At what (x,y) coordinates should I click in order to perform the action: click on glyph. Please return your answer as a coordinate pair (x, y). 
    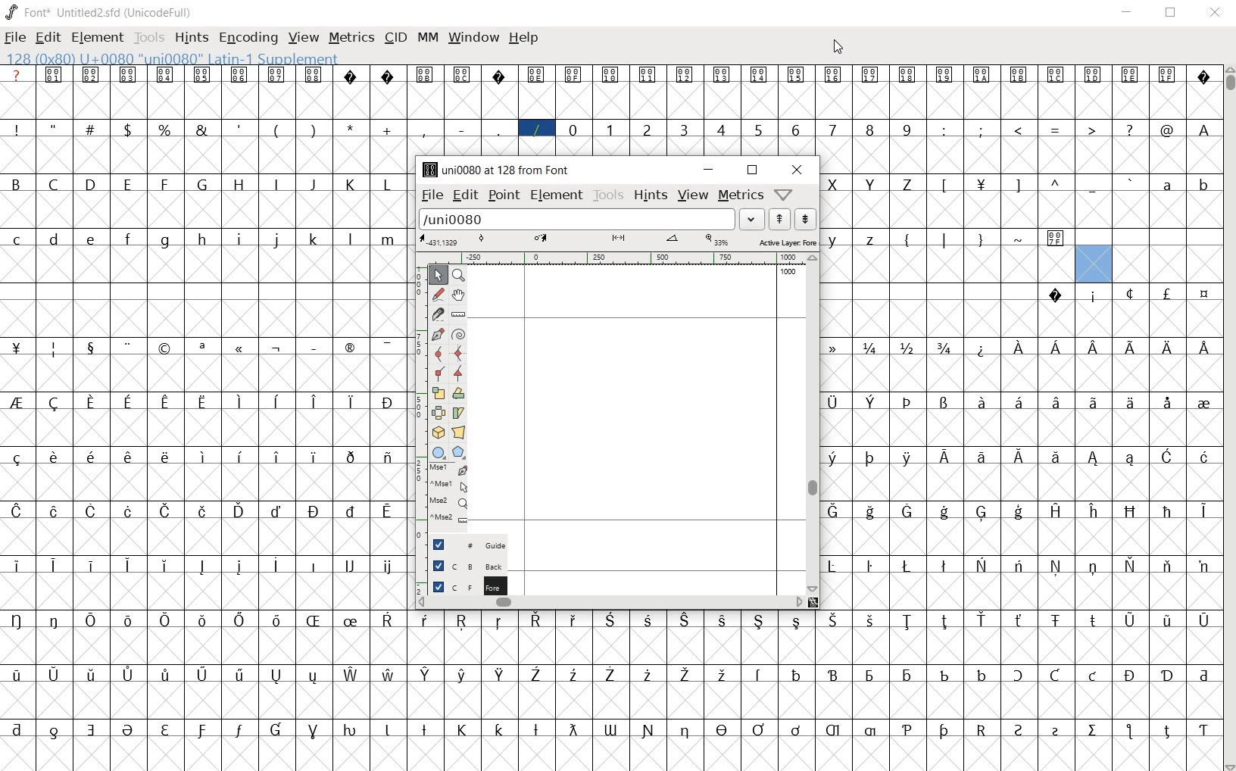
    Looking at the image, I should click on (201, 130).